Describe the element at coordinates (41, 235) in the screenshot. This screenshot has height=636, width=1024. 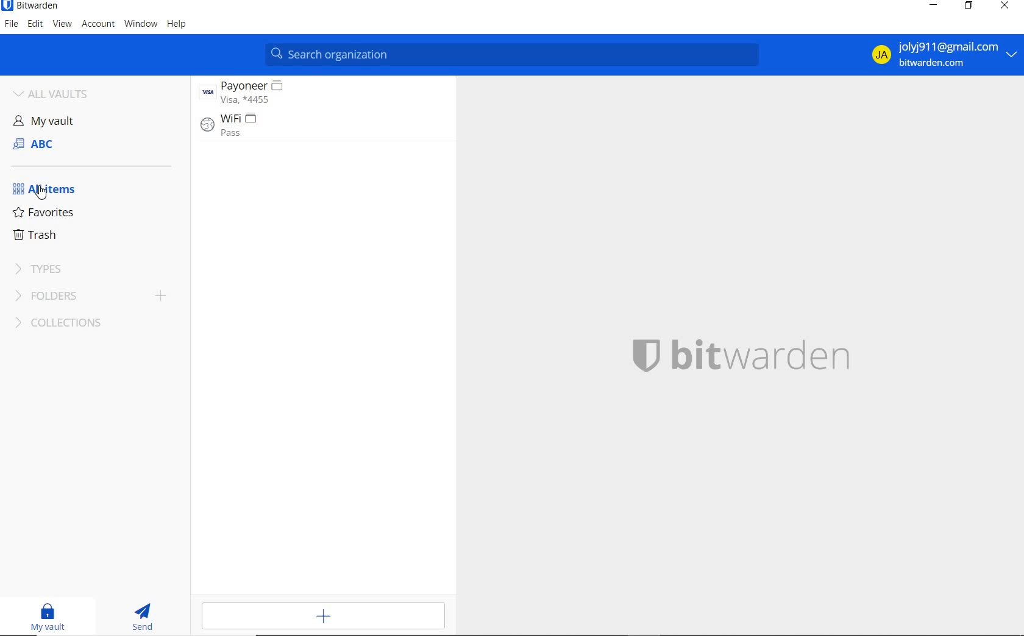
I see `TRASH` at that location.